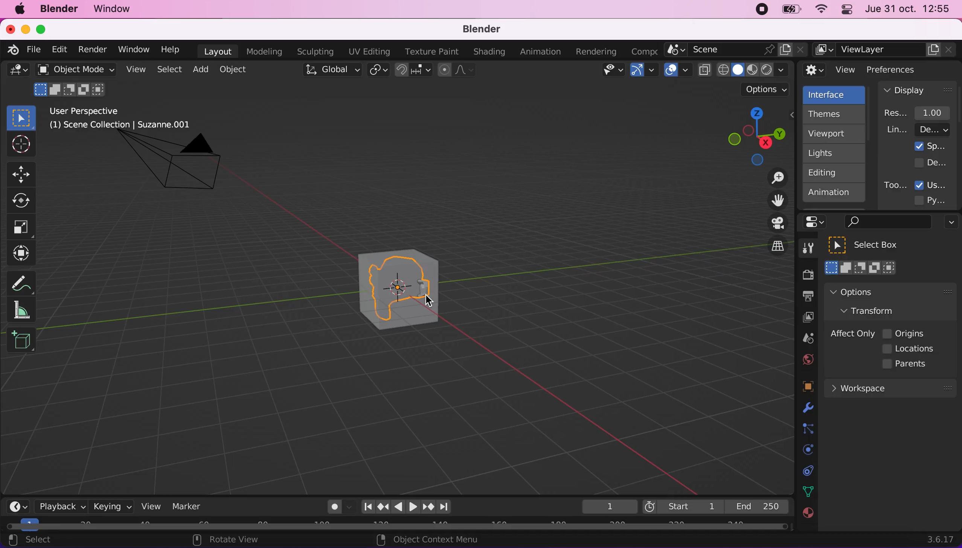 The image size is (962, 548). I want to click on object mode, so click(73, 69).